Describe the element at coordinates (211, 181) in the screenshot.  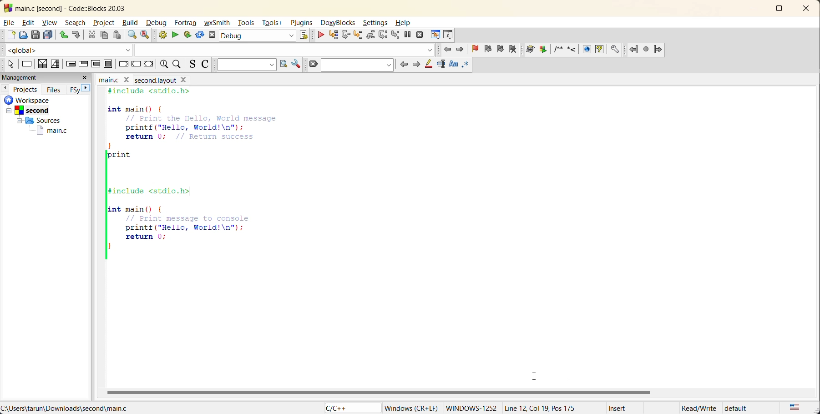
I see `code without folding` at that location.